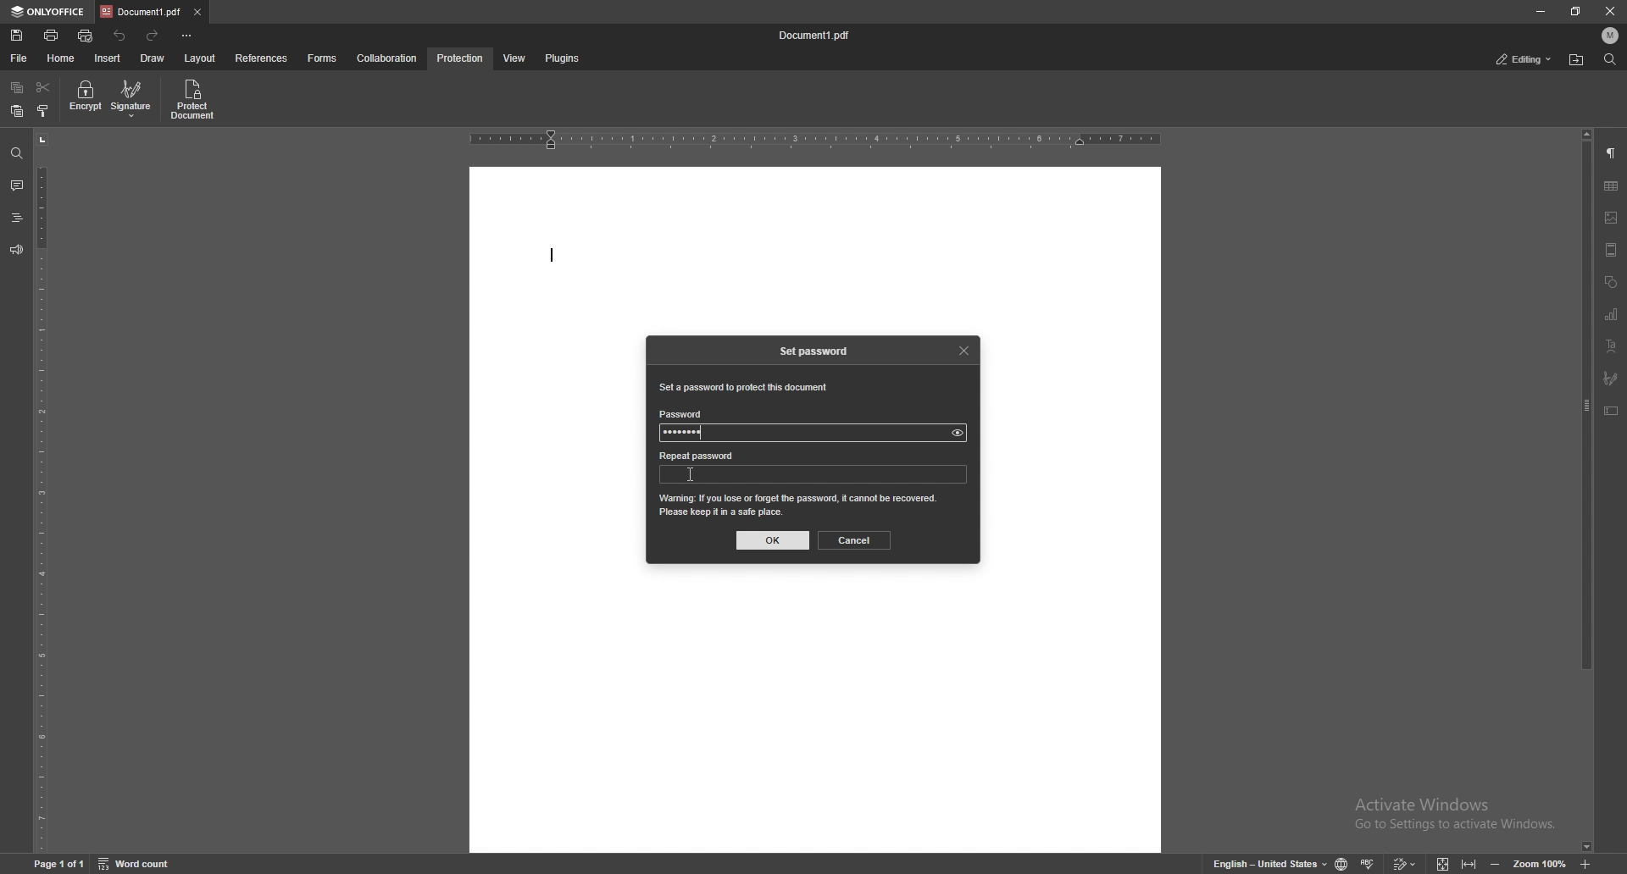 This screenshot has height=874, width=1627. What do you see at coordinates (137, 863) in the screenshot?
I see `word count` at bounding box center [137, 863].